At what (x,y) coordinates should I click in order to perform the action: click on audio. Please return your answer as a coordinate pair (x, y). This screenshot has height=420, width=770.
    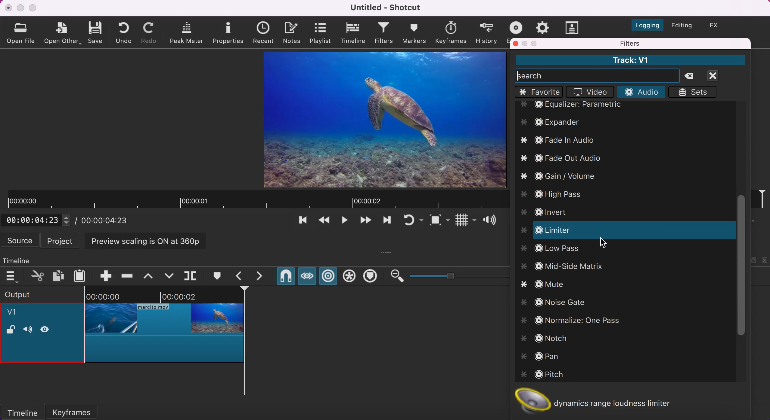
    Looking at the image, I should click on (641, 91).